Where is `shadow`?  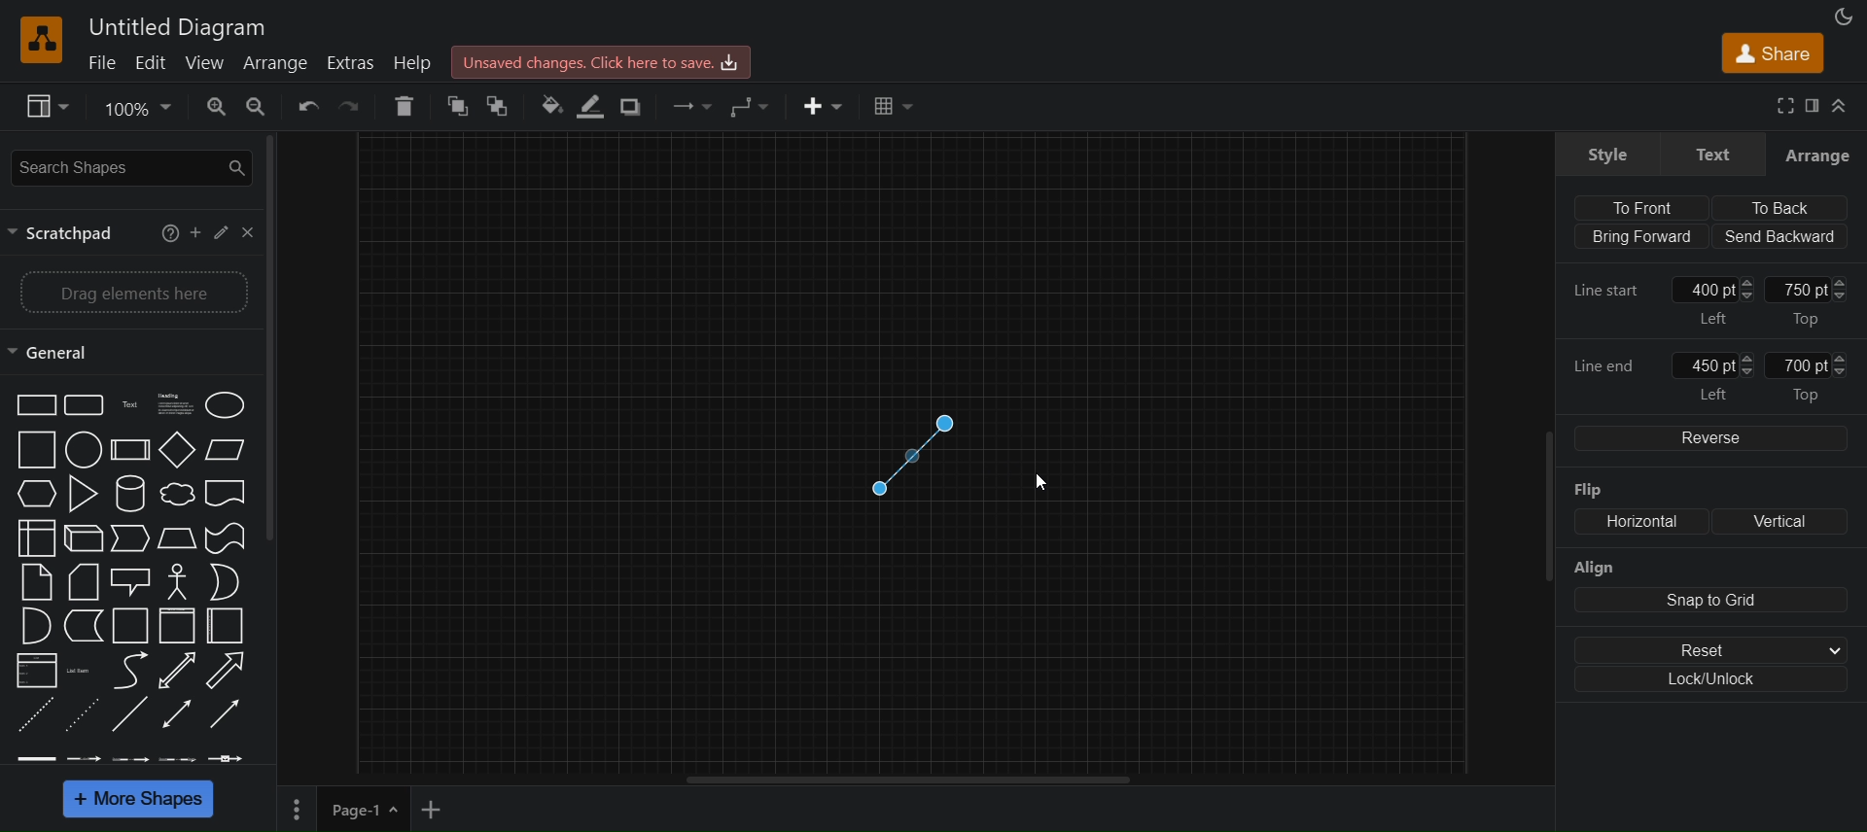 shadow is located at coordinates (628, 106).